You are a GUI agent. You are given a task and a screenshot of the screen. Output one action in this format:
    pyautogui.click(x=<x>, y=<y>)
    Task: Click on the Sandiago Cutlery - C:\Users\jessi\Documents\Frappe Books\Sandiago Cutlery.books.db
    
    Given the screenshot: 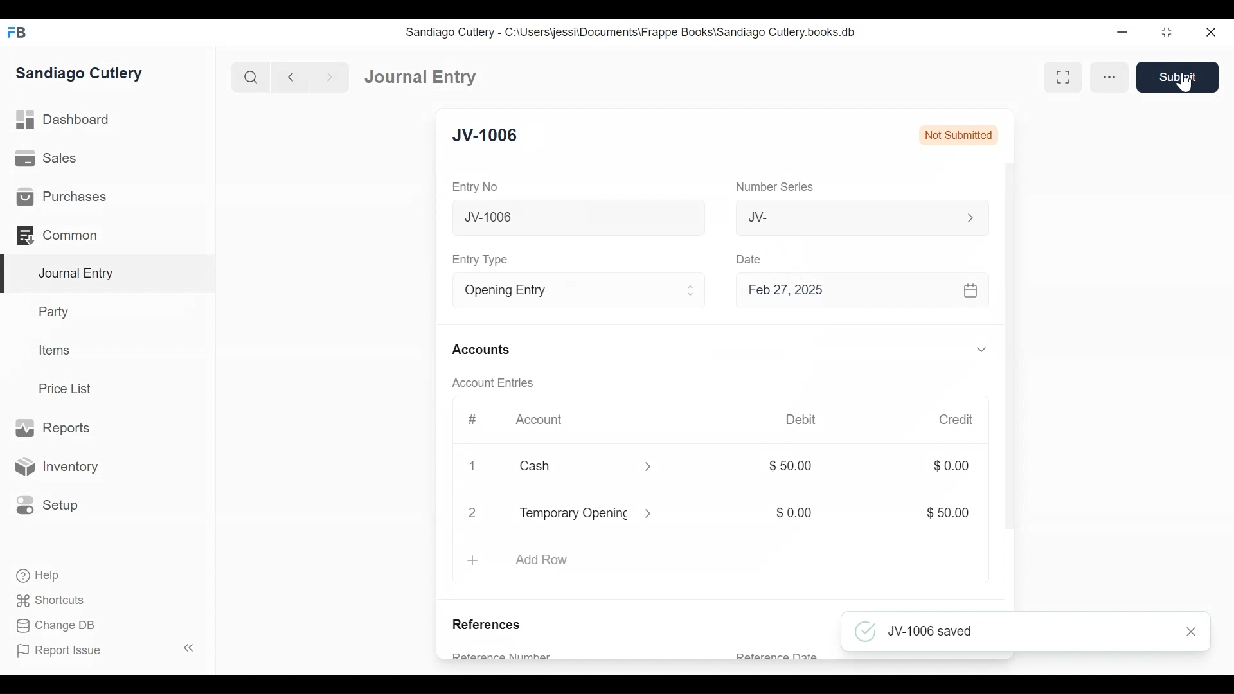 What is the action you would take?
    pyautogui.click(x=631, y=31)
    